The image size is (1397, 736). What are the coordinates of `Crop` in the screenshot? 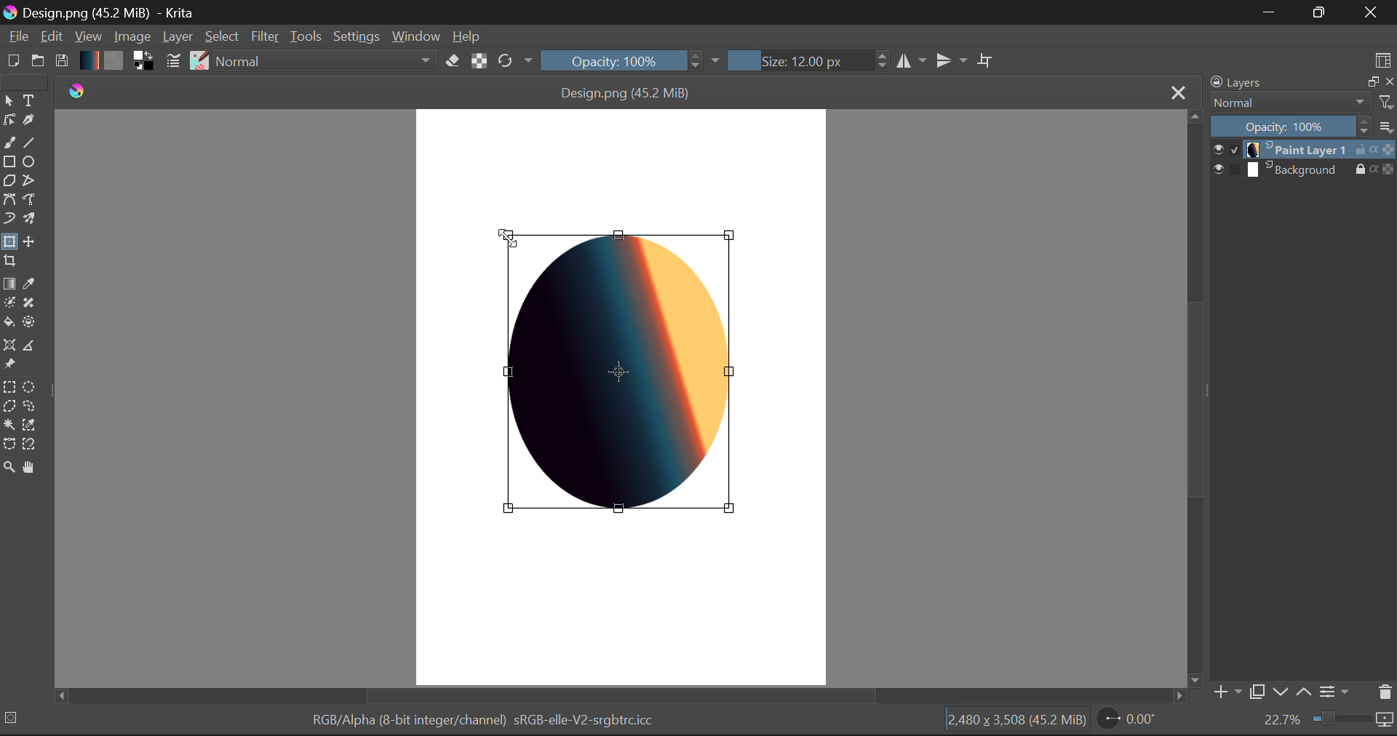 It's located at (9, 263).